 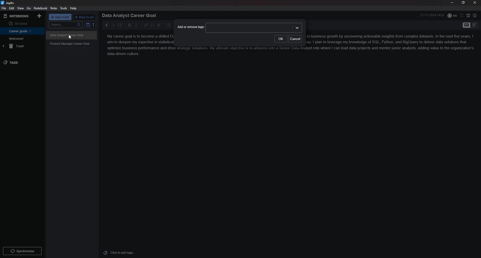 I want to click on hyperlink, so click(x=146, y=25).